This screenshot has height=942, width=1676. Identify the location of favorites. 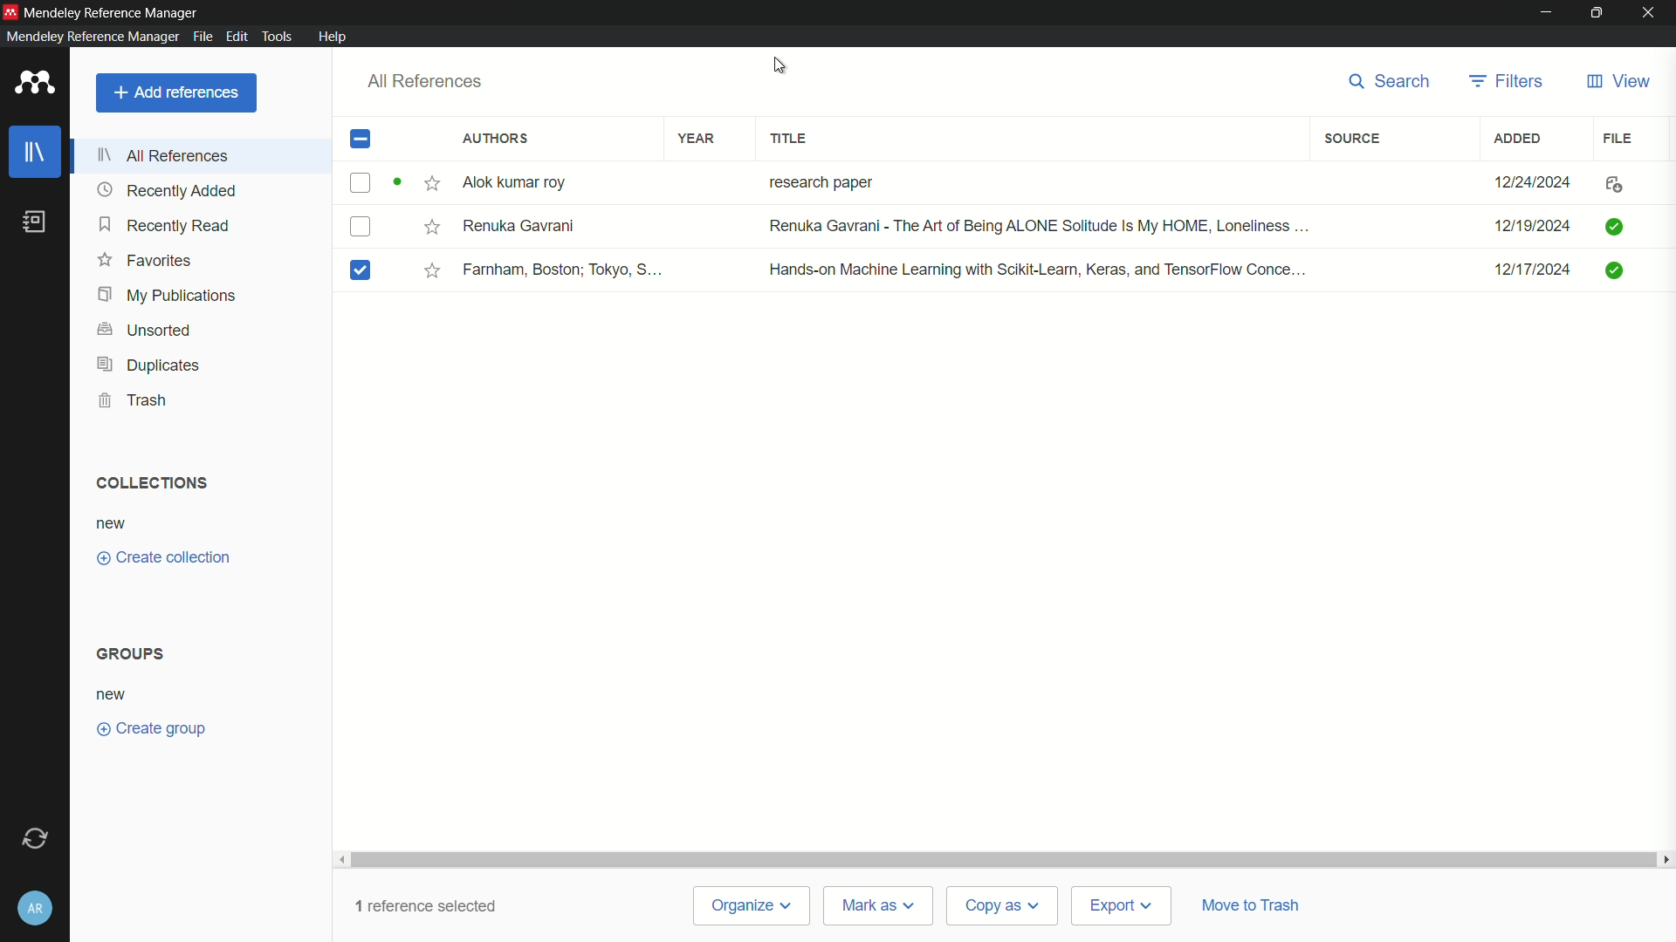
(146, 259).